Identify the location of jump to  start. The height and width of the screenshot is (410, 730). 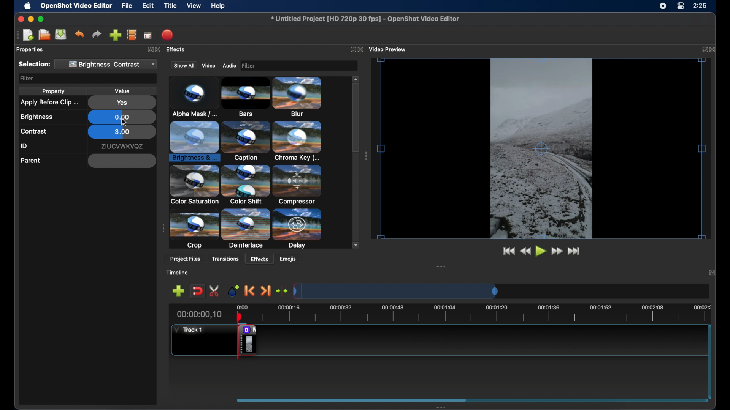
(509, 252).